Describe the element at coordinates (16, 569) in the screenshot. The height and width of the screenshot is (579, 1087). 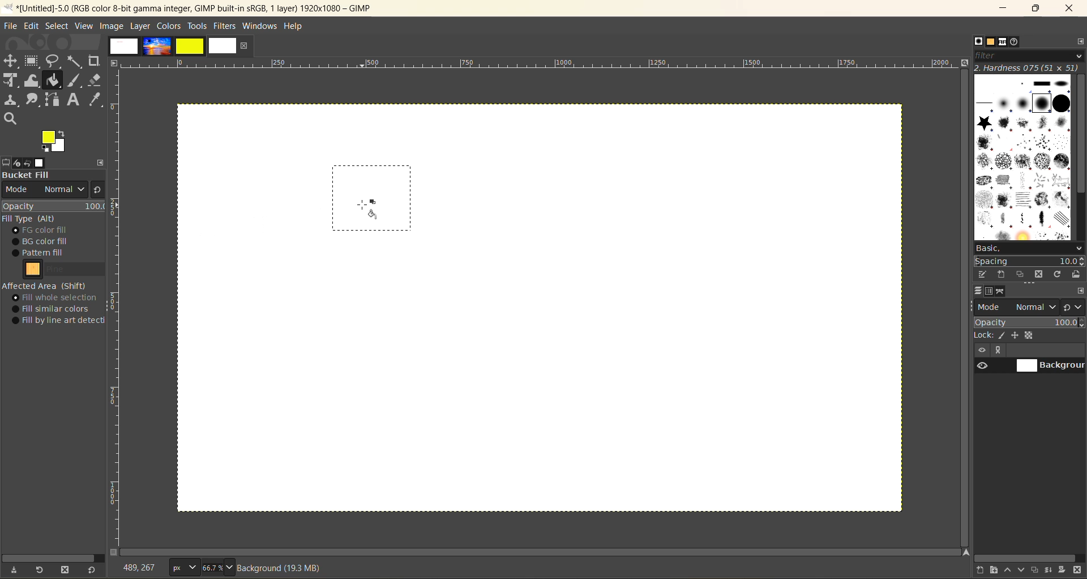
I see `save tool preset` at that location.